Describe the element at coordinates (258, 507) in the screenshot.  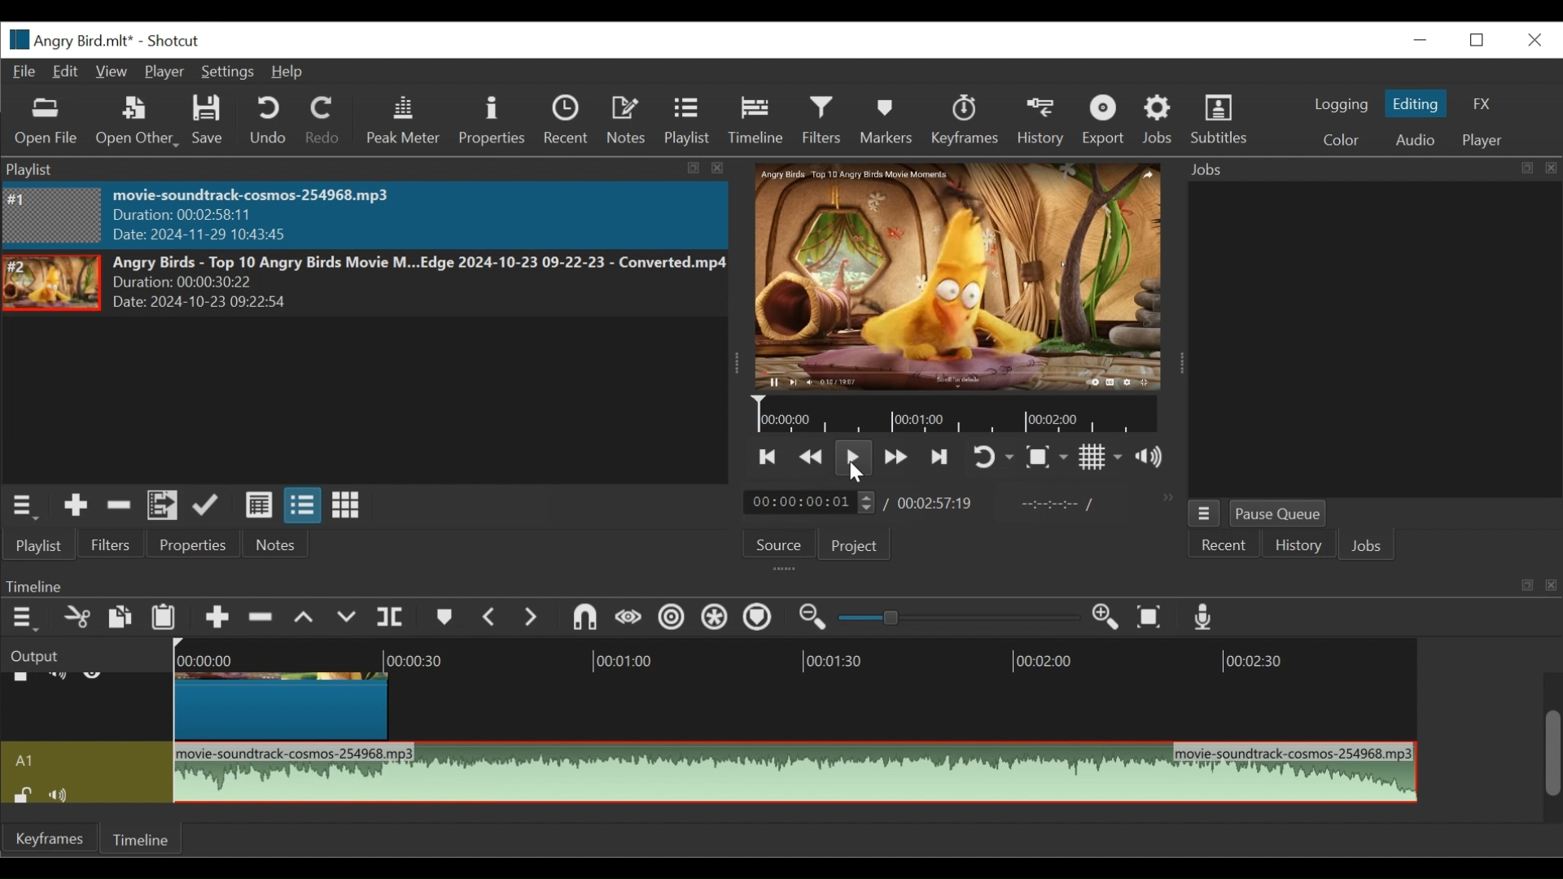
I see `View as details` at that location.